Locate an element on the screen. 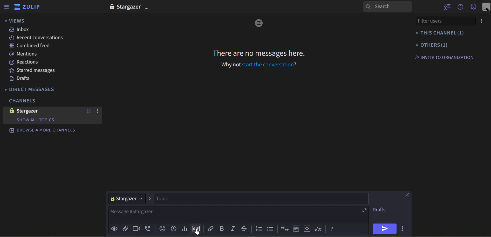 The height and width of the screenshot is (237, 491). icon is located at coordinates (296, 228).